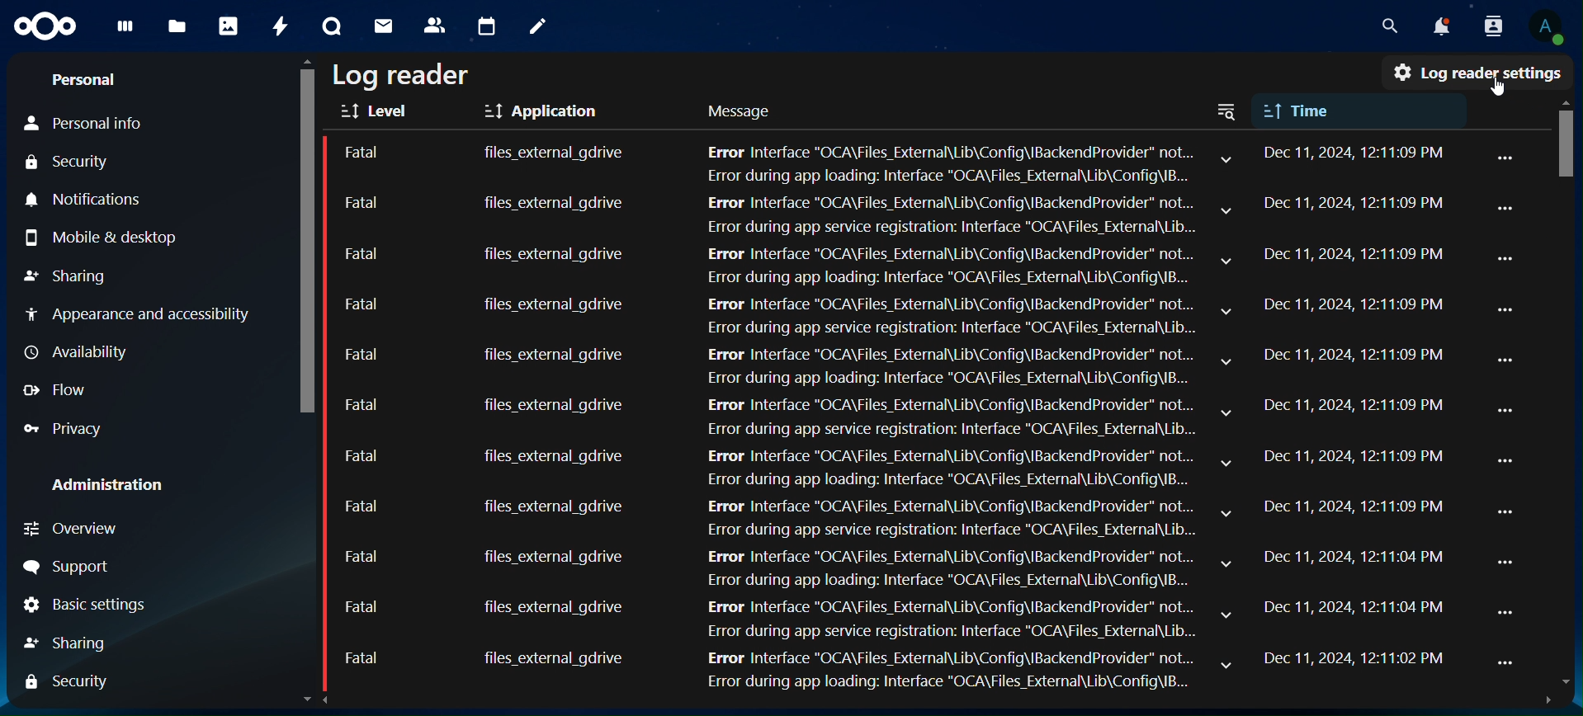 The width and height of the screenshot is (1583, 716). Describe the element at coordinates (88, 79) in the screenshot. I see `personal` at that location.